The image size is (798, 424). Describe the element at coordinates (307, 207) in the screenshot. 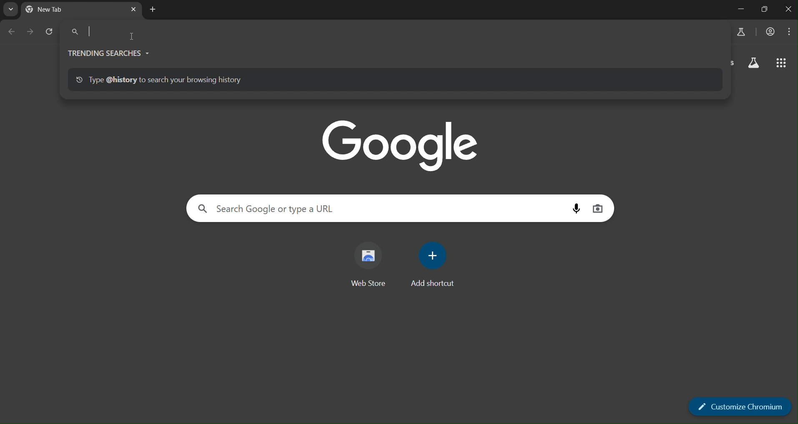

I see `search Google or type a URL` at that location.